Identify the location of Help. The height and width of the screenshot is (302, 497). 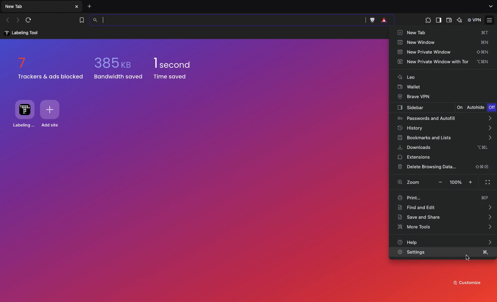
(446, 242).